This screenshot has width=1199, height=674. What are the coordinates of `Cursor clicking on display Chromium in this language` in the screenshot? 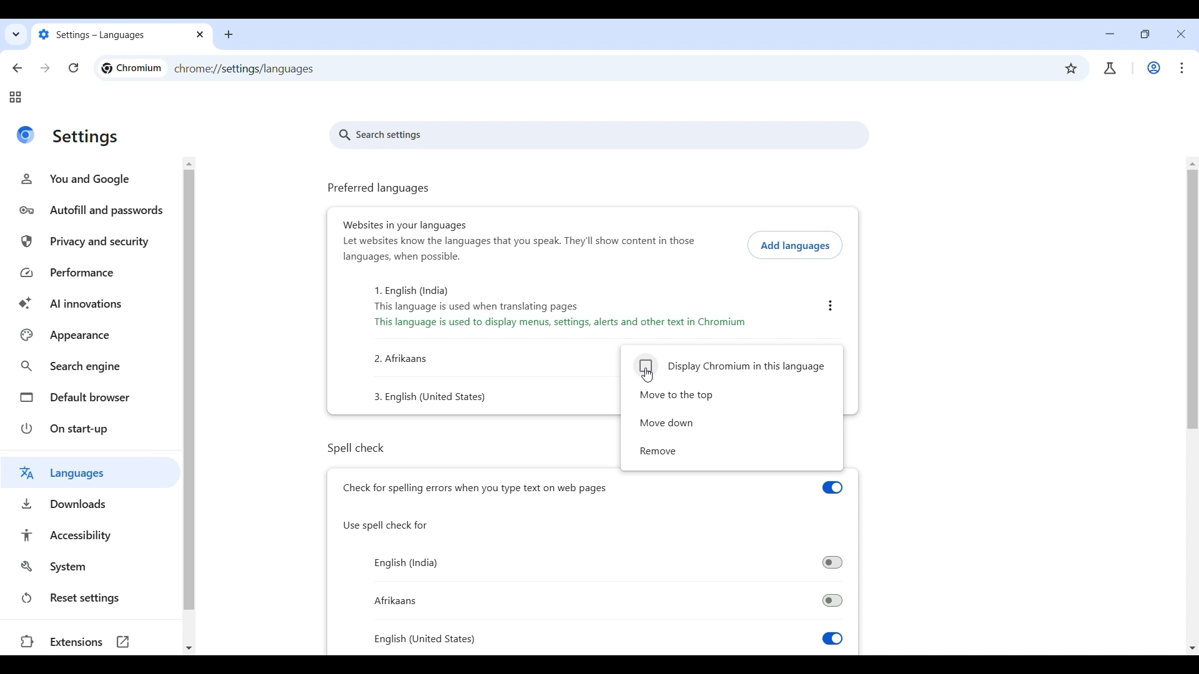 It's located at (648, 376).